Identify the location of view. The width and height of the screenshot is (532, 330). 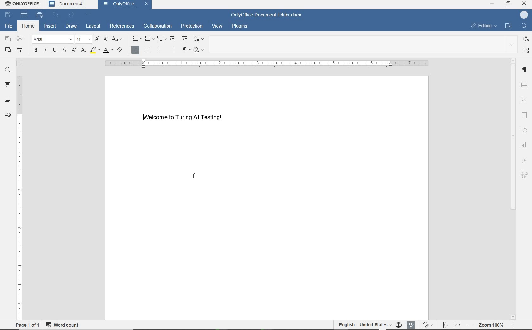
(218, 27).